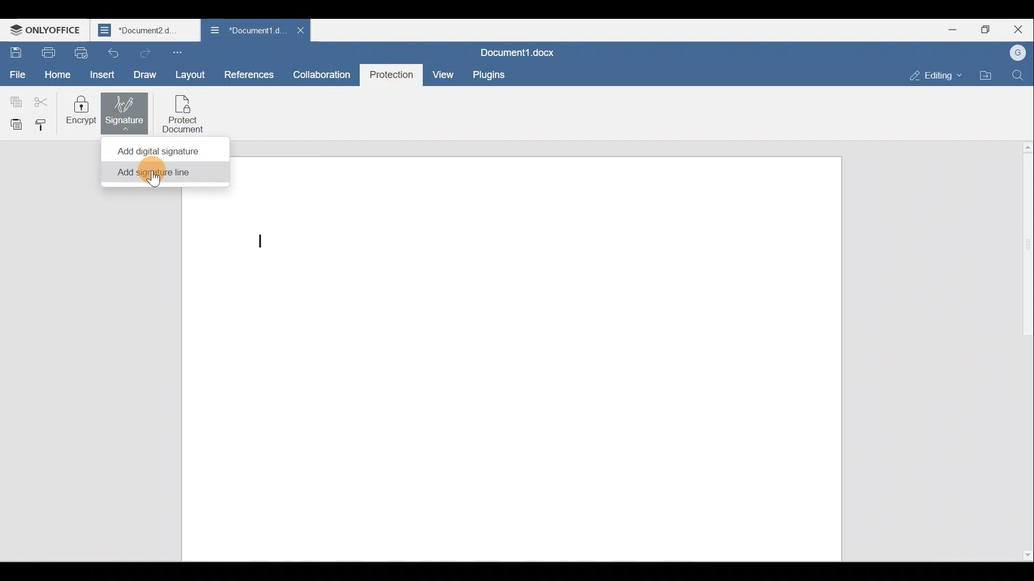  What do you see at coordinates (43, 100) in the screenshot?
I see `Cut` at bounding box center [43, 100].